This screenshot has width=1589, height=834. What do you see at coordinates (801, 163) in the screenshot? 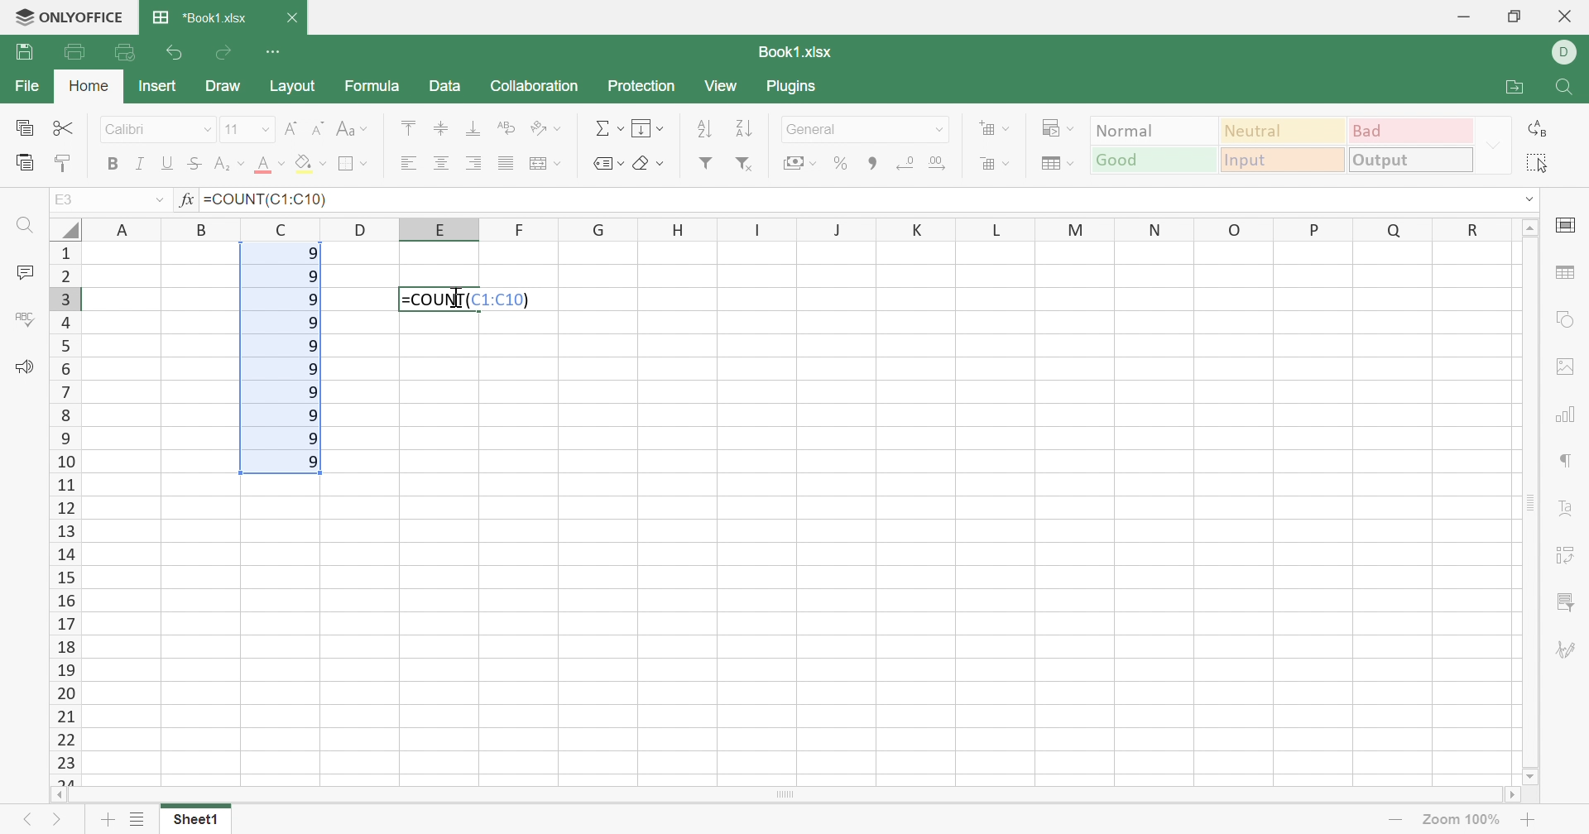
I see `Accounting style` at bounding box center [801, 163].